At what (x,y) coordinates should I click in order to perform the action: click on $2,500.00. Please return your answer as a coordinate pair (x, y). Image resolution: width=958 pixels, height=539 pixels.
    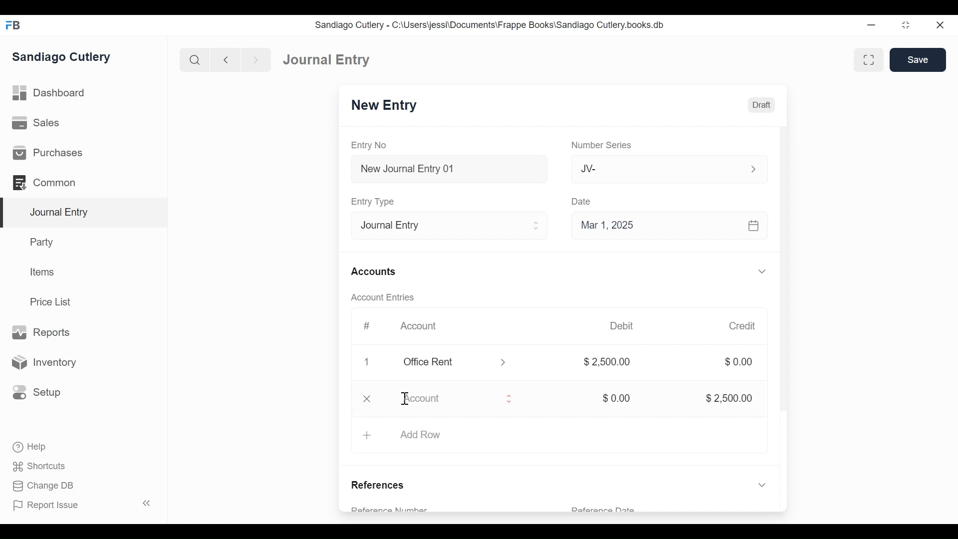
    Looking at the image, I should click on (723, 397).